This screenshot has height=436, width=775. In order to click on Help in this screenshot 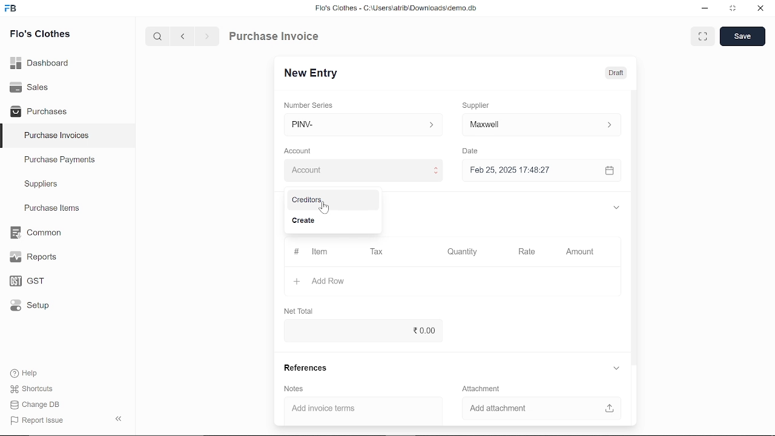, I will do `click(25, 373)`.